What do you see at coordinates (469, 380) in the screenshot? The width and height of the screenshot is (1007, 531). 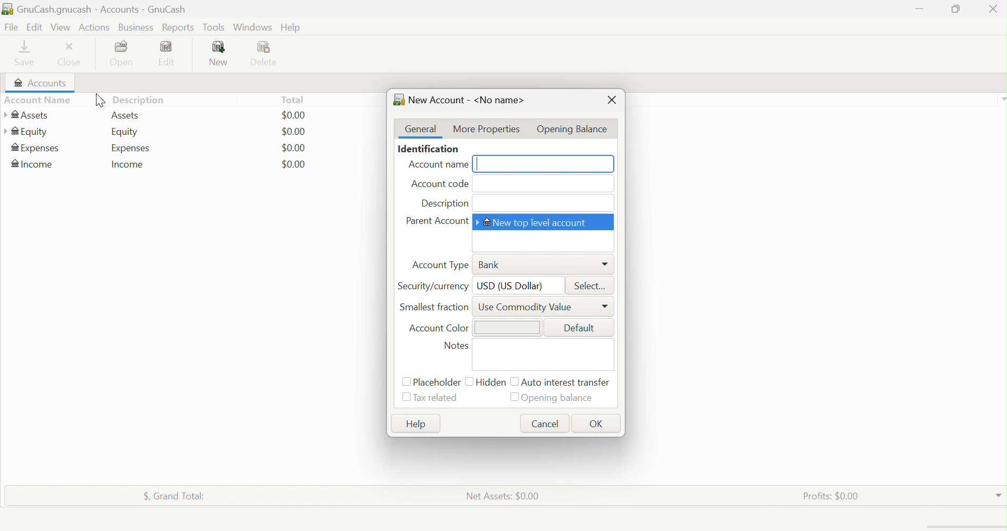 I see `Checkbox` at bounding box center [469, 380].